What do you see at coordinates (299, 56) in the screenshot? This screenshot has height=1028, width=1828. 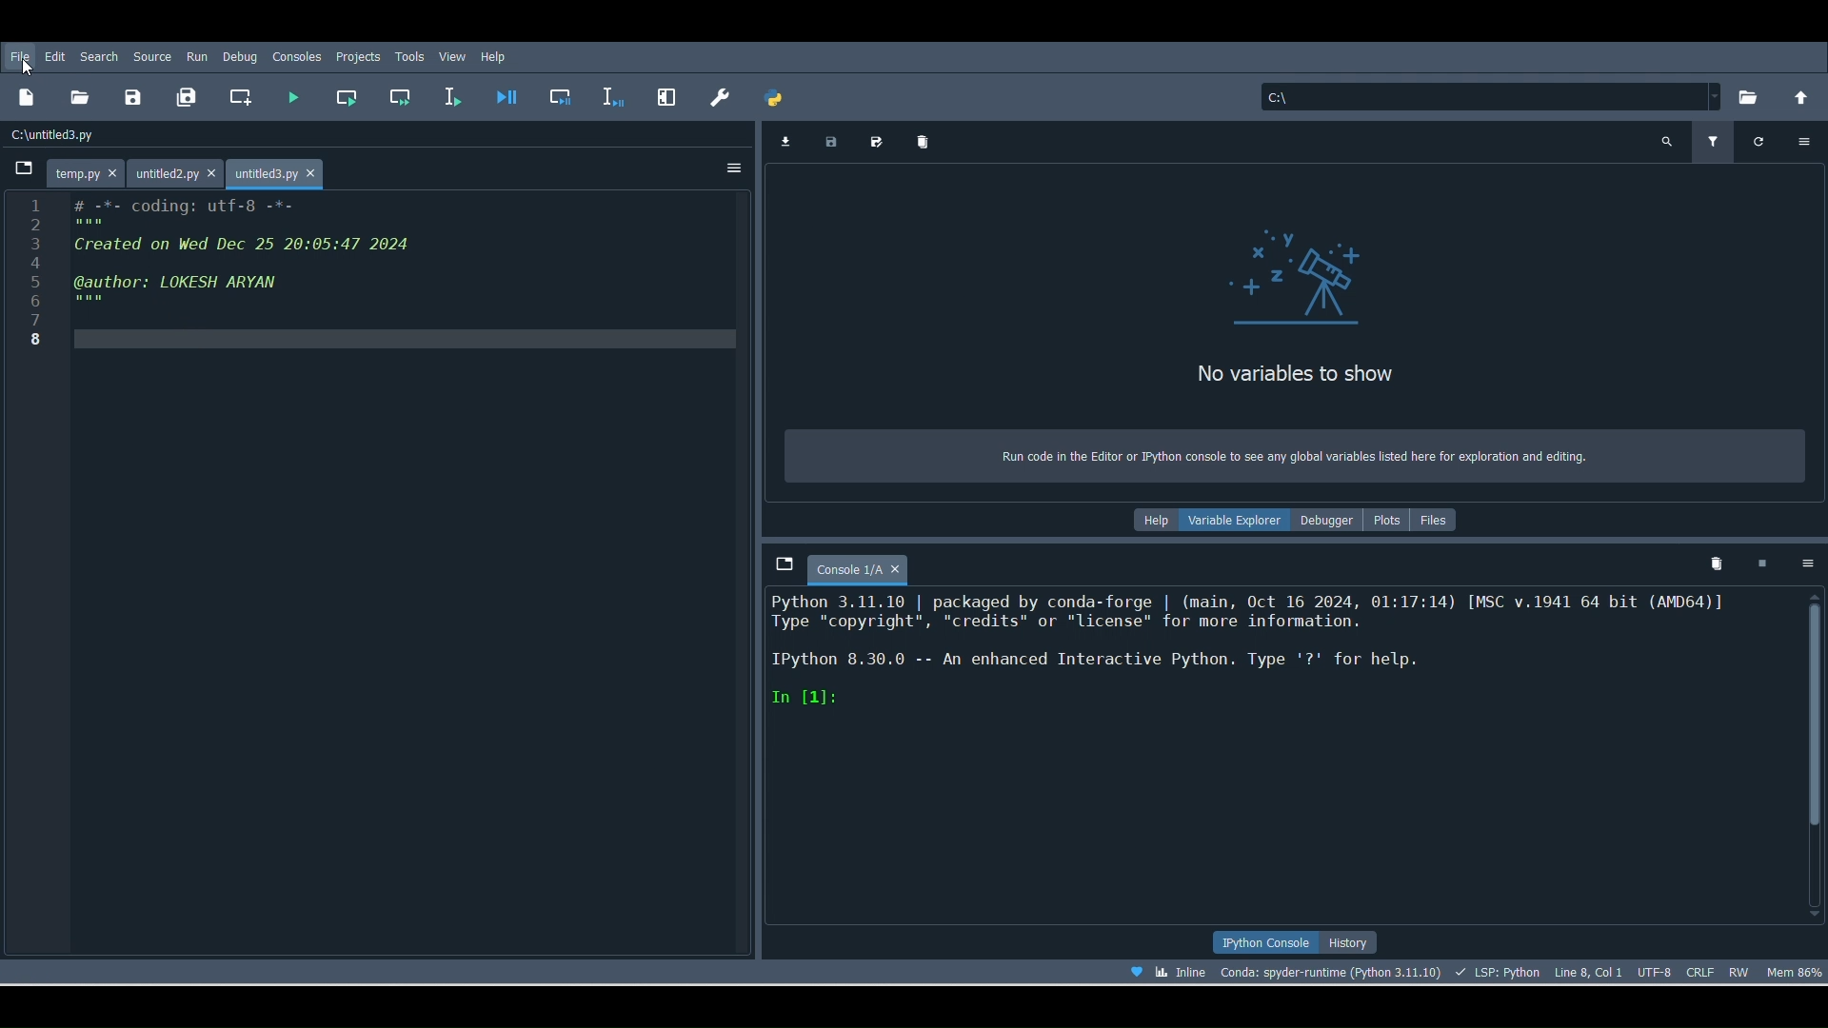 I see `Consoles` at bounding box center [299, 56].